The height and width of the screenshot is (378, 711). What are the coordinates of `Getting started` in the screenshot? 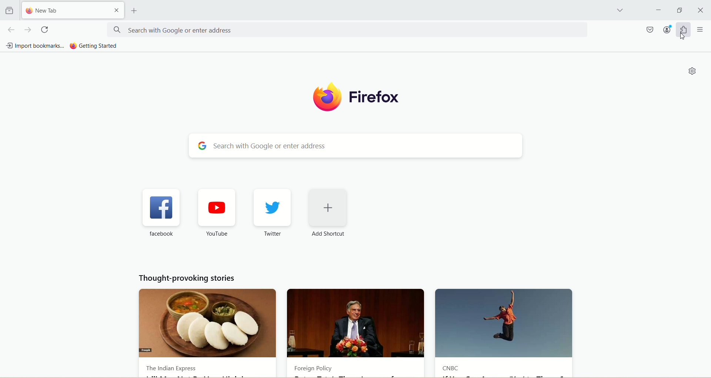 It's located at (94, 46).